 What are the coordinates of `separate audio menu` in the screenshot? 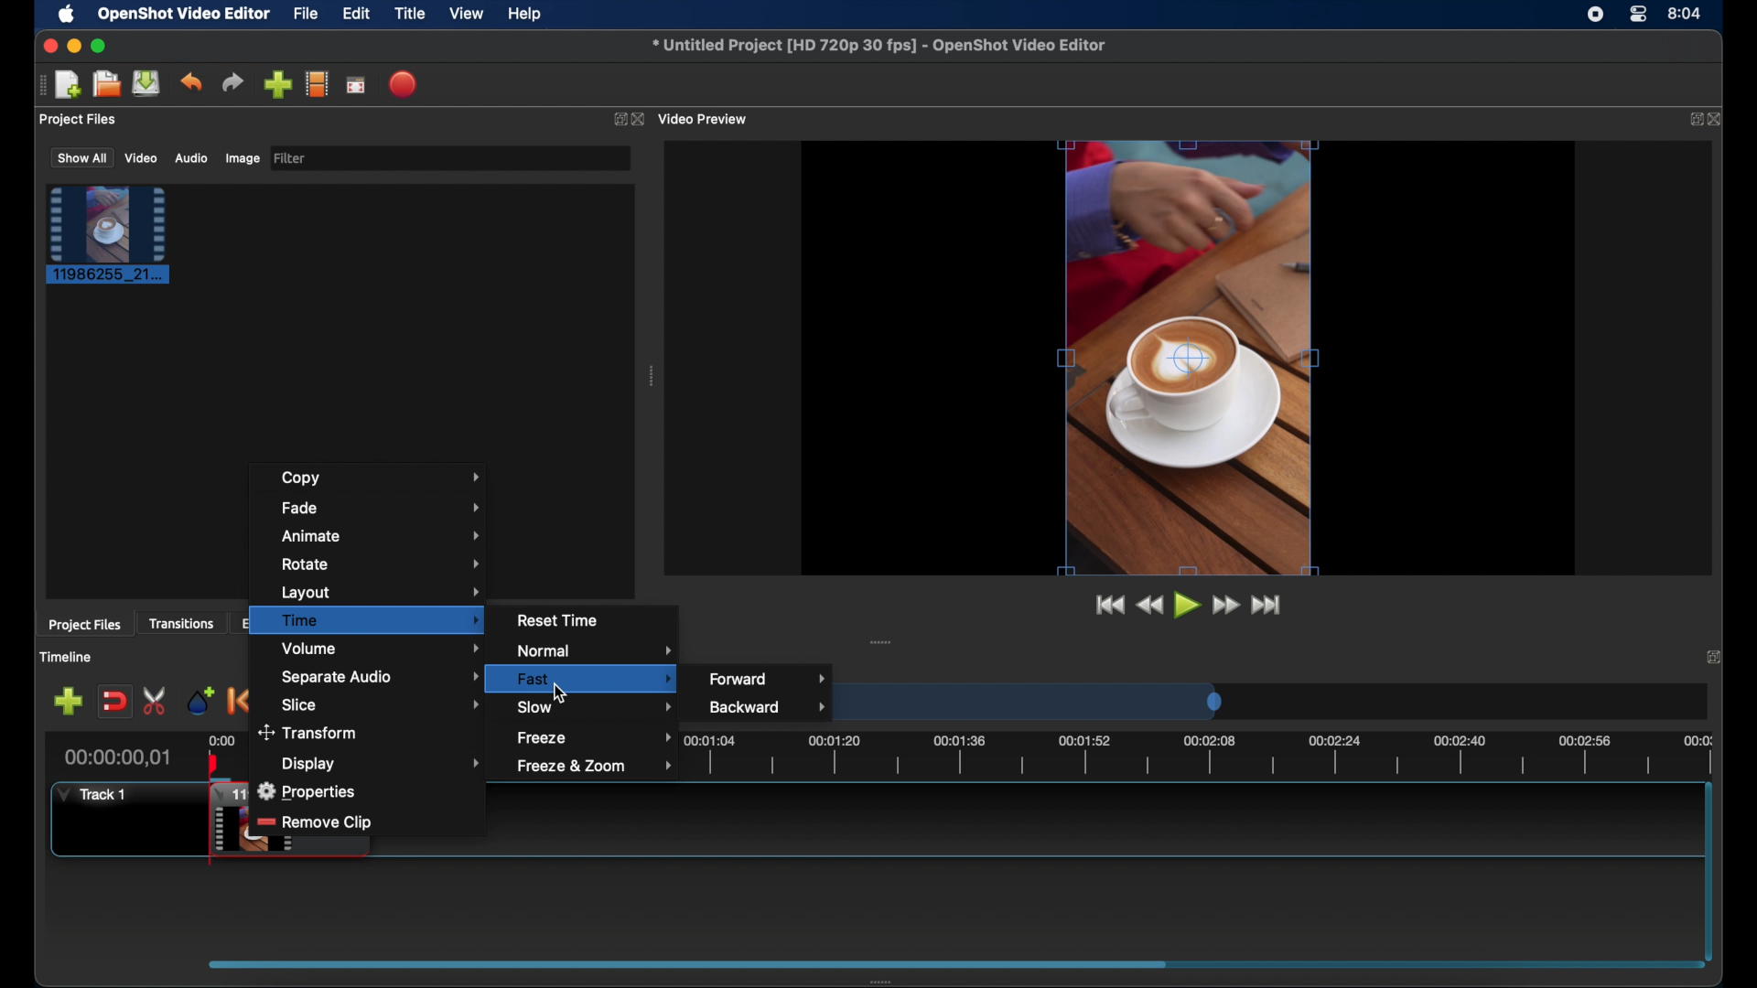 It's located at (383, 676).